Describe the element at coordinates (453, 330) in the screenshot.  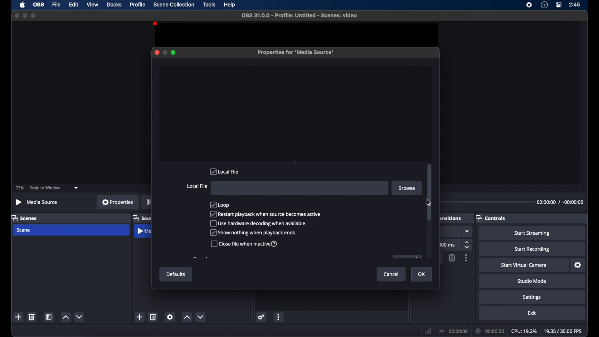
I see `connection` at that location.